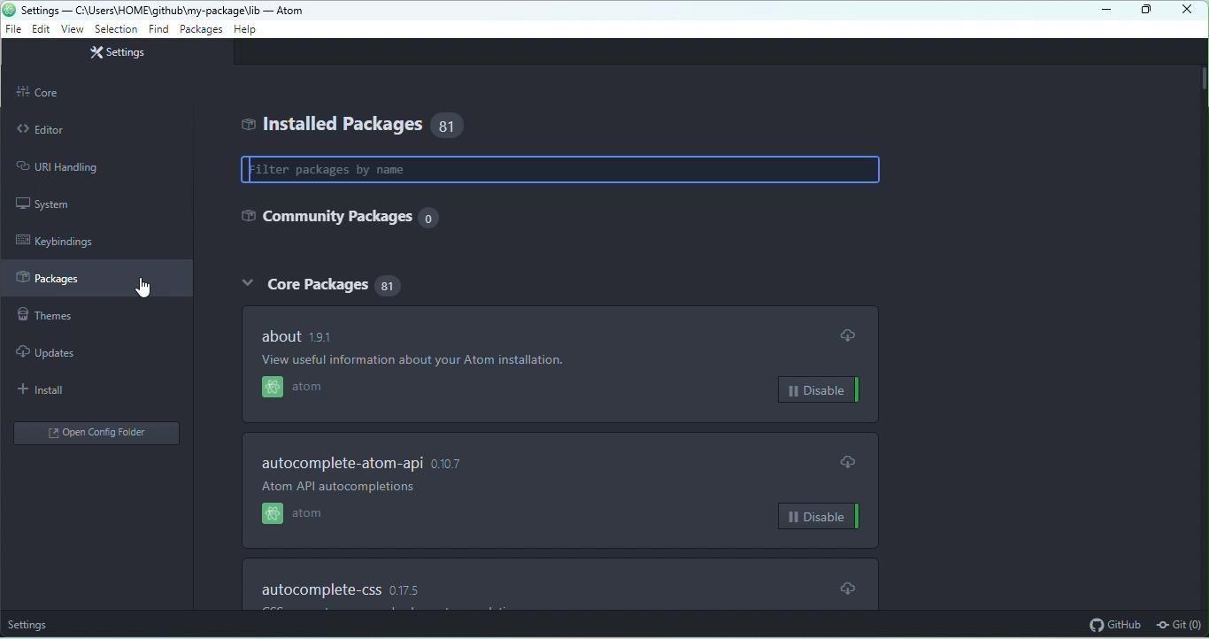 The image size is (1209, 639). Describe the element at coordinates (273, 389) in the screenshot. I see `atom logo` at that location.